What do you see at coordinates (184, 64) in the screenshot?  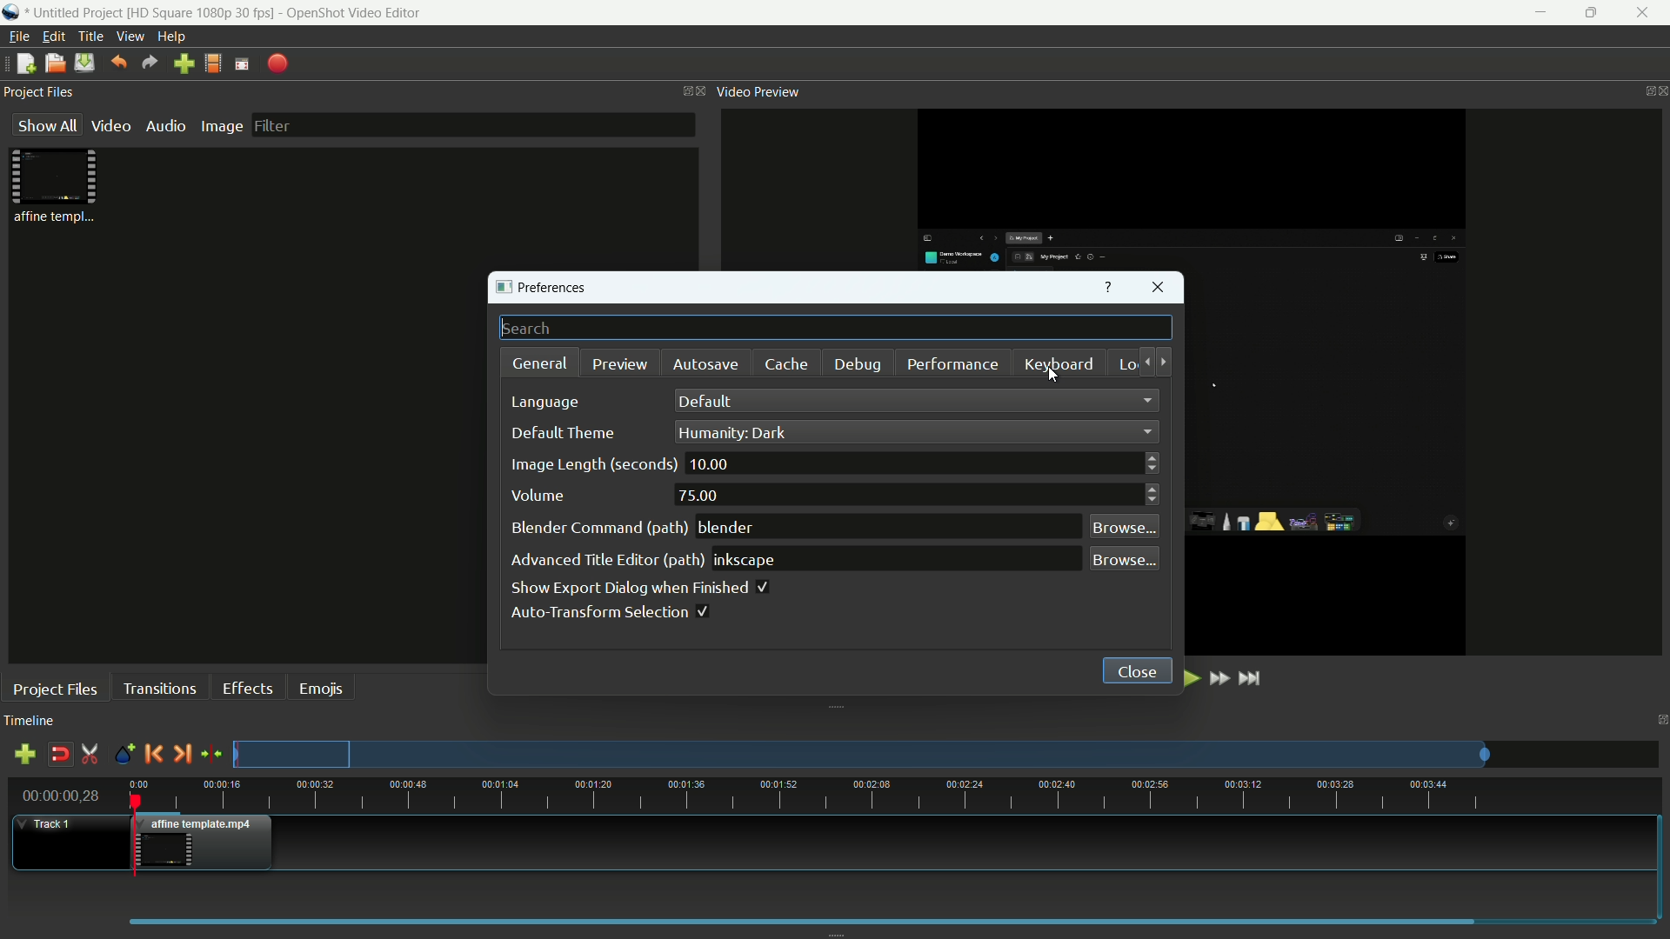 I see `import file` at bounding box center [184, 64].